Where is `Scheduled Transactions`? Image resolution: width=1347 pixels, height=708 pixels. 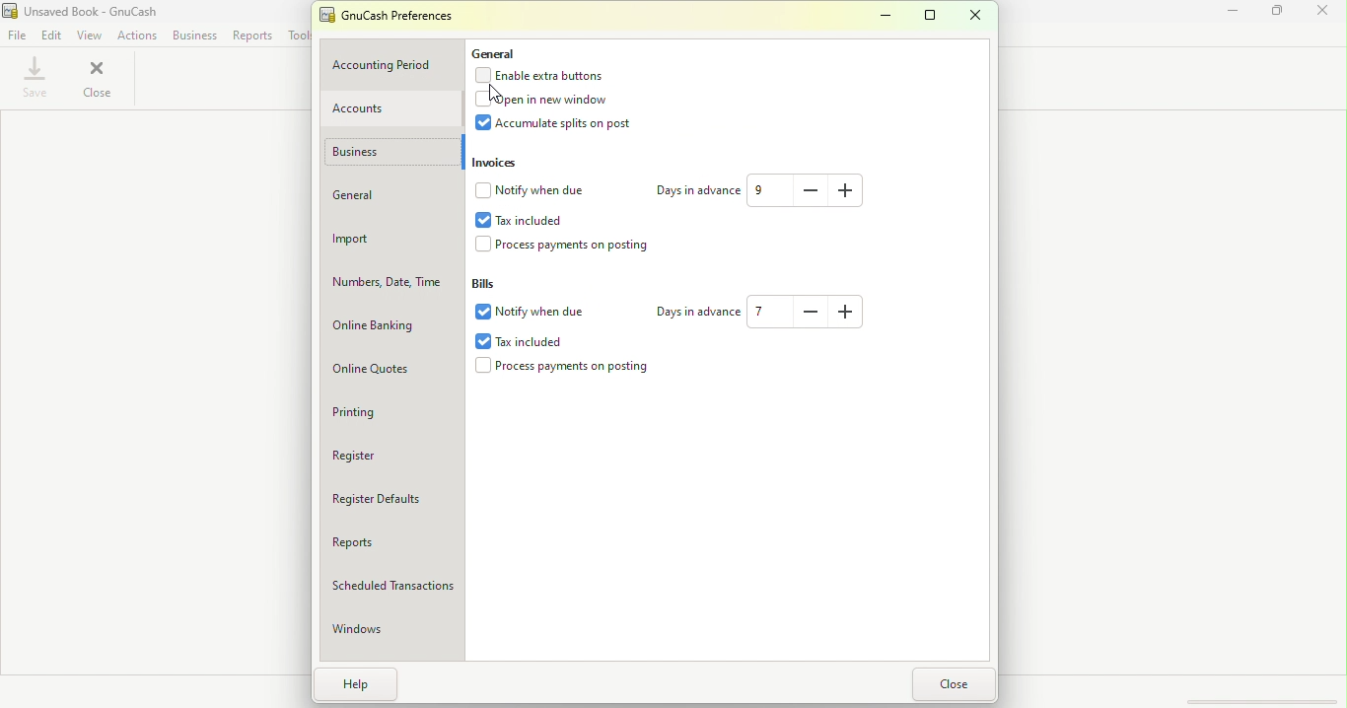
Scheduled Transactions is located at coordinates (393, 580).